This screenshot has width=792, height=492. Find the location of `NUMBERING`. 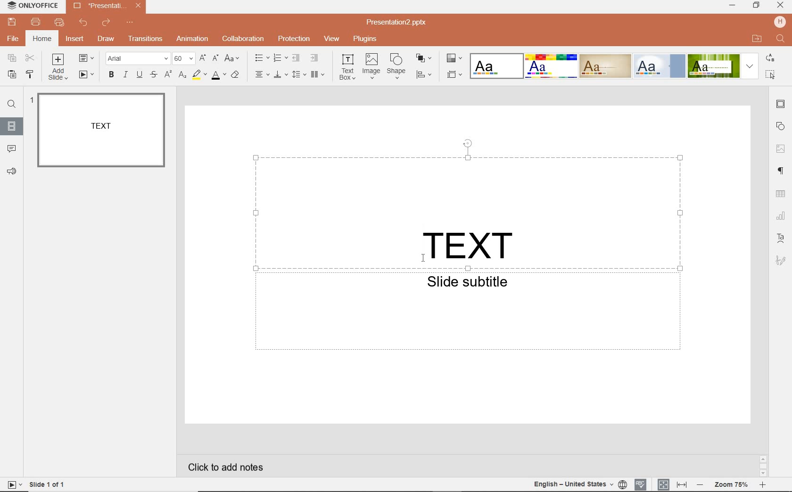

NUMBERING is located at coordinates (280, 59).